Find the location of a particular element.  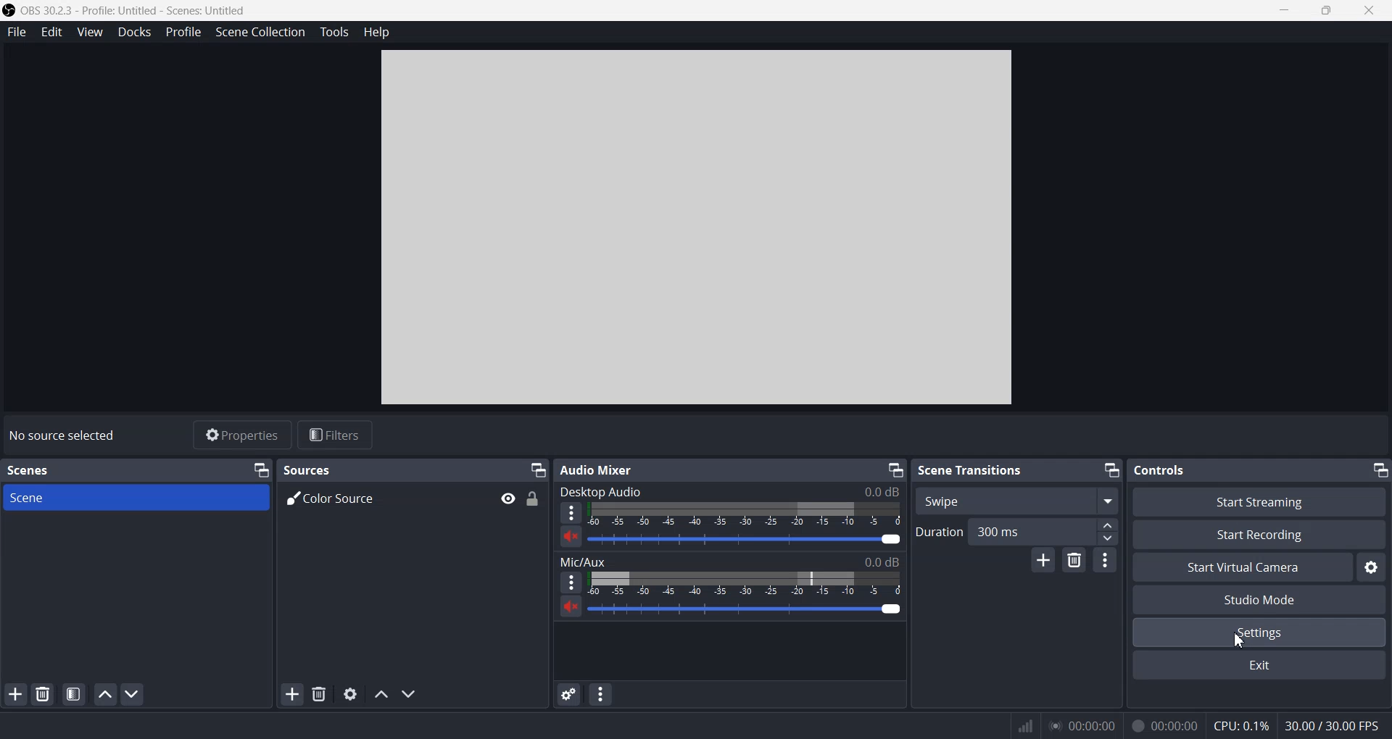

Volume Indicator is located at coordinates (745, 583).